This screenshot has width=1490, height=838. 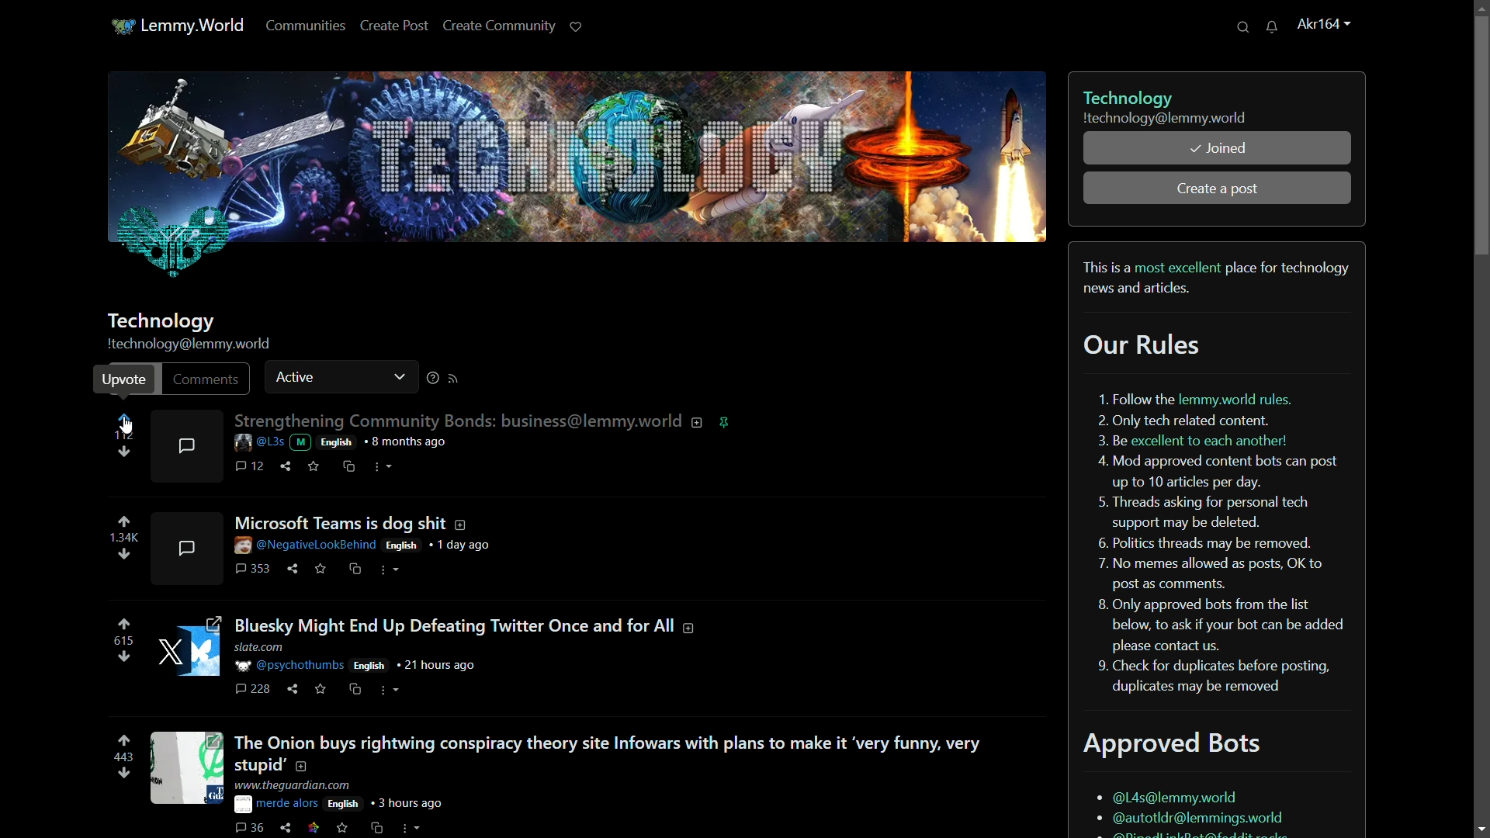 What do you see at coordinates (306, 27) in the screenshot?
I see `communities` at bounding box center [306, 27].